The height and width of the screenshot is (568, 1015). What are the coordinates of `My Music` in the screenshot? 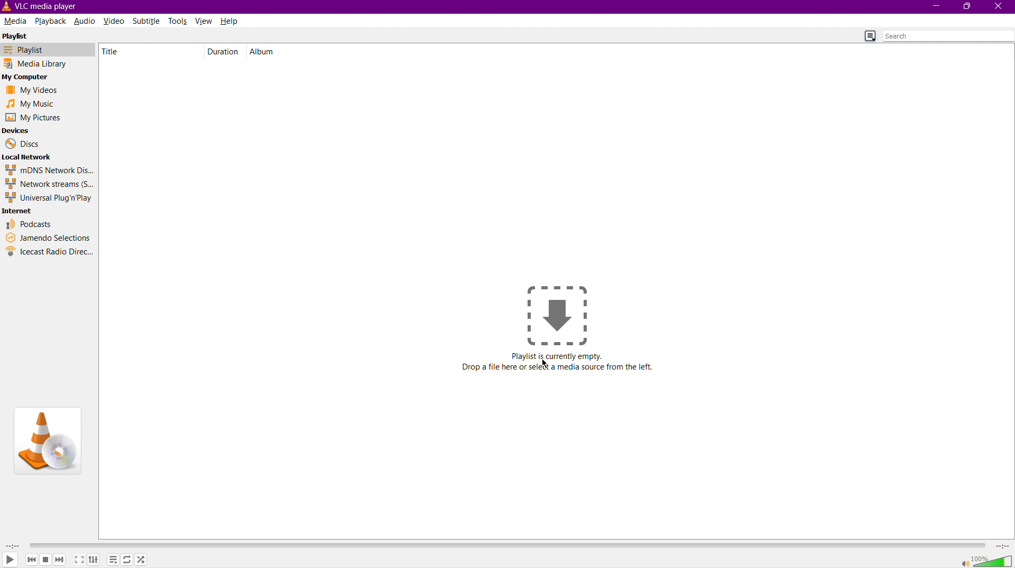 It's located at (31, 105).